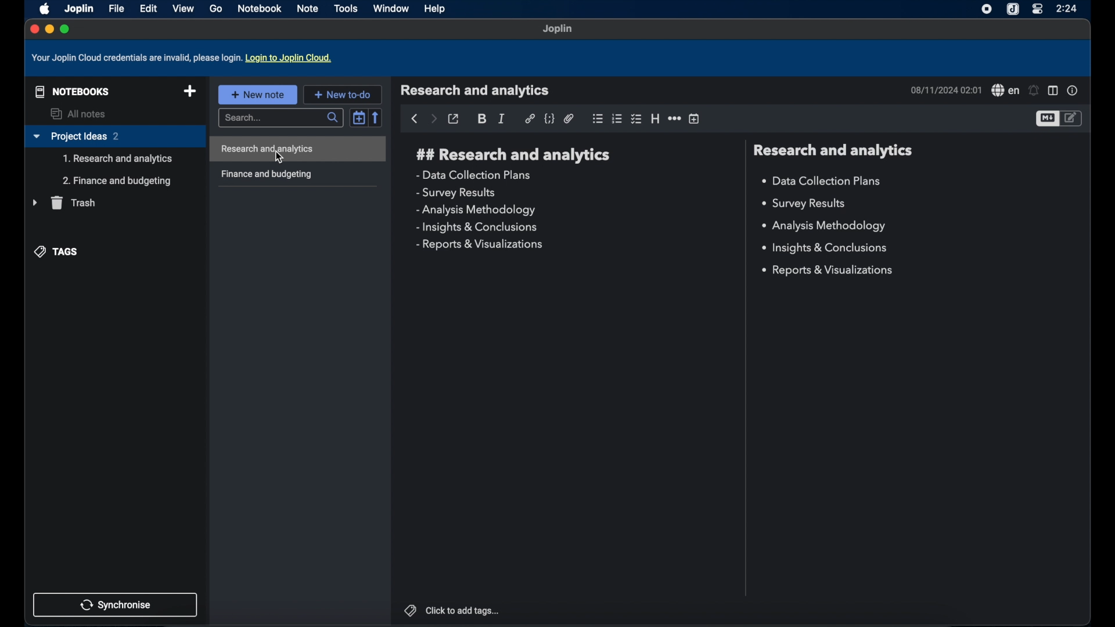 The width and height of the screenshot is (1115, 627). What do you see at coordinates (808, 204) in the screenshot?
I see `survey results` at bounding box center [808, 204].